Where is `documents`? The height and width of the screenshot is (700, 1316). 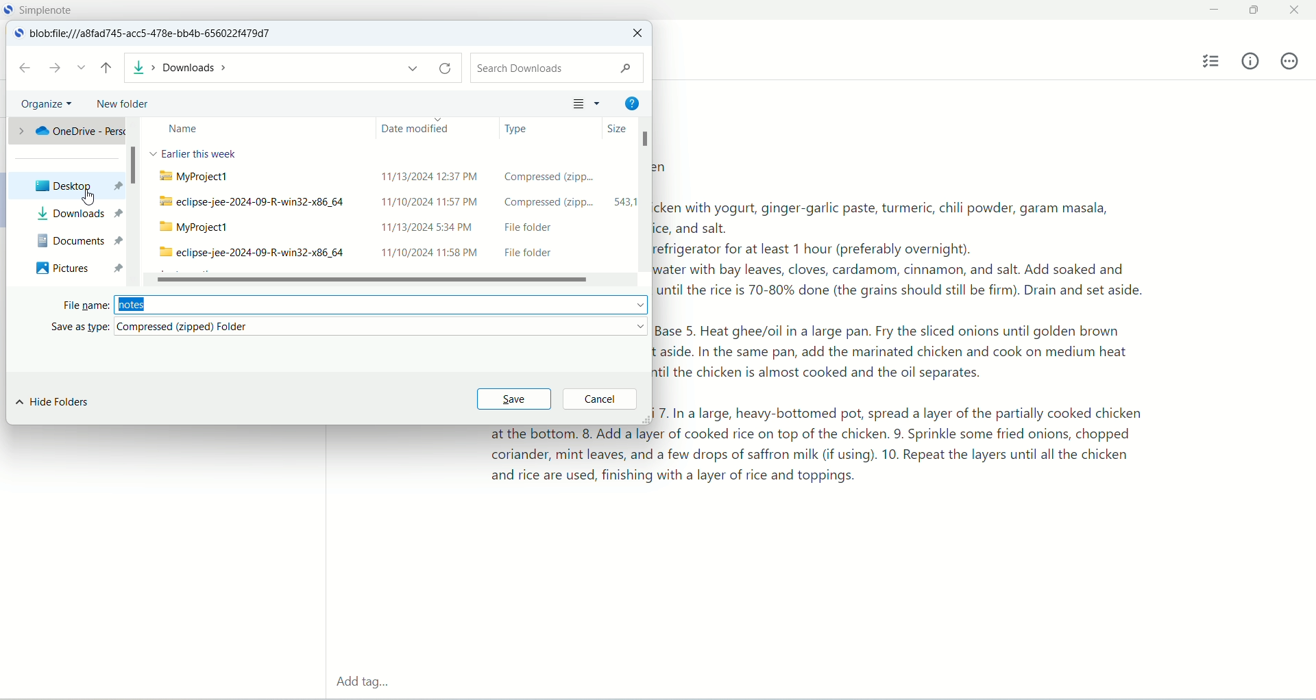 documents is located at coordinates (76, 240).